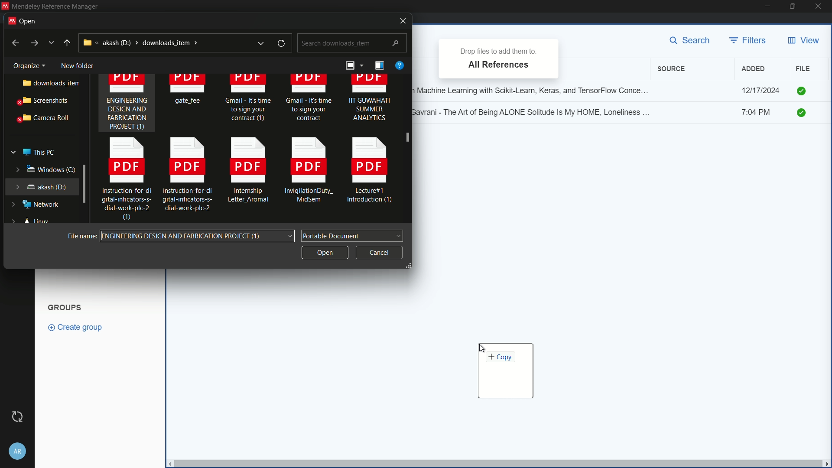  Describe the element at coordinates (498, 57) in the screenshot. I see `Drop files to add them to All References` at that location.